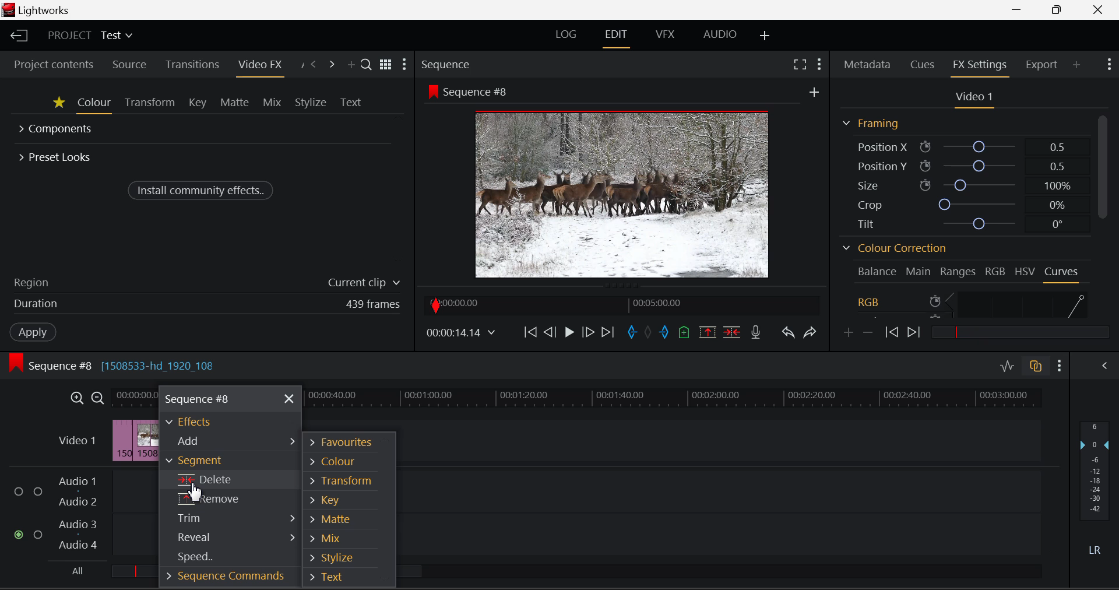 This screenshot has width=1119, height=590. Describe the element at coordinates (567, 332) in the screenshot. I see `Video Paused` at that location.